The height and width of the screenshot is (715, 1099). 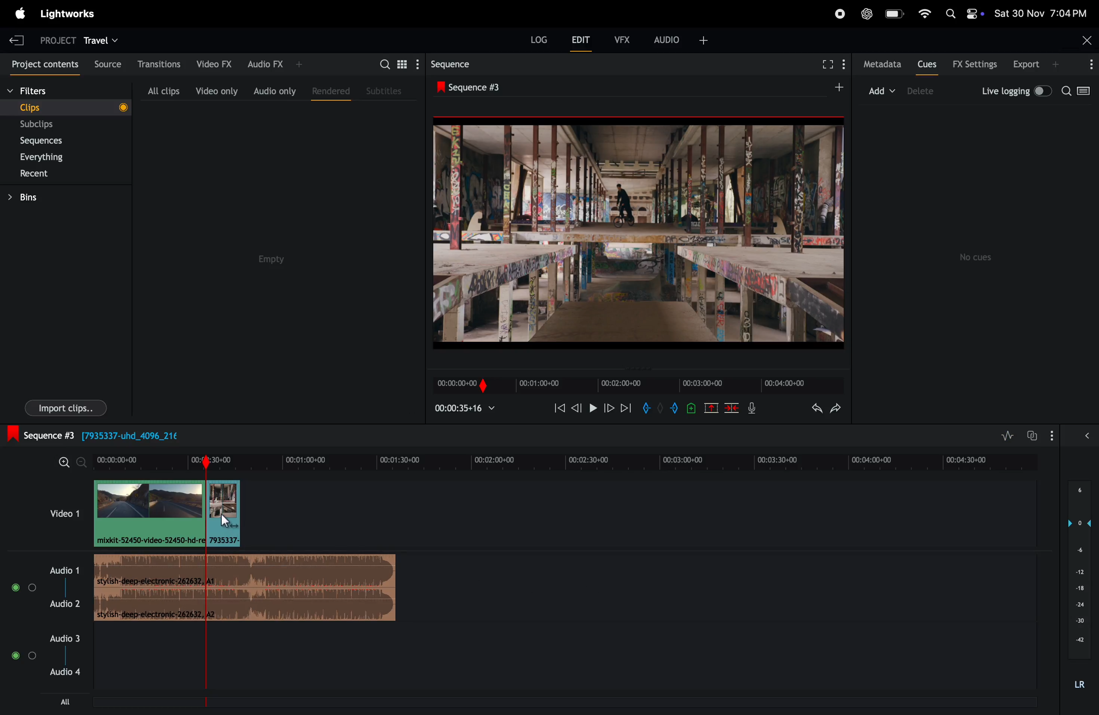 What do you see at coordinates (583, 41) in the screenshot?
I see `edit` at bounding box center [583, 41].